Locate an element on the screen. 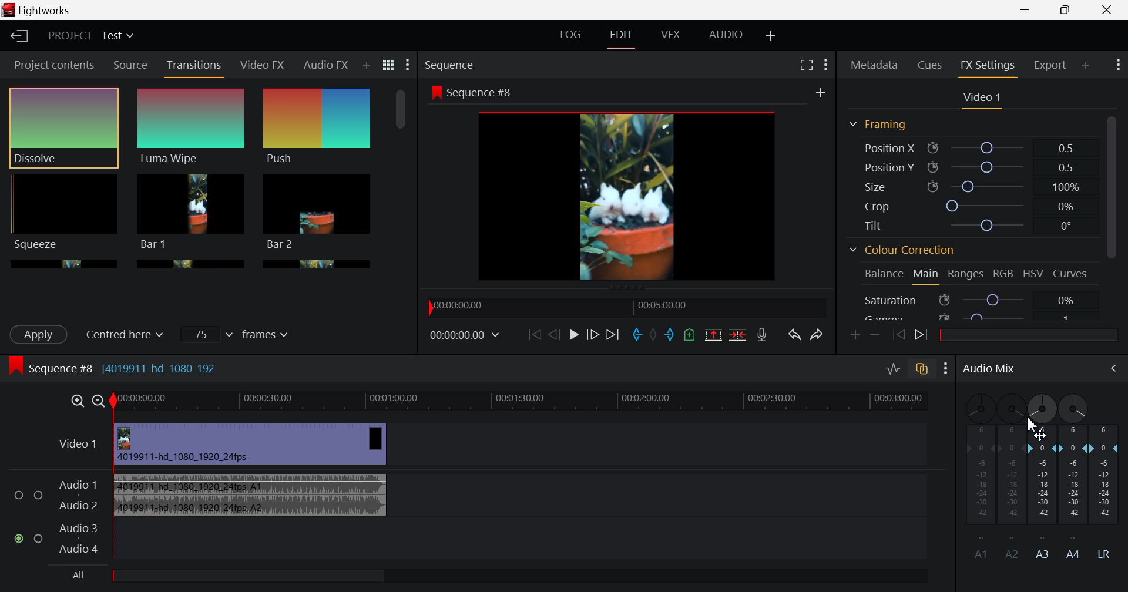 Image resolution: width=1128 pixels, height=592 pixels. Cursor on Audio Mix is located at coordinates (1107, 369).